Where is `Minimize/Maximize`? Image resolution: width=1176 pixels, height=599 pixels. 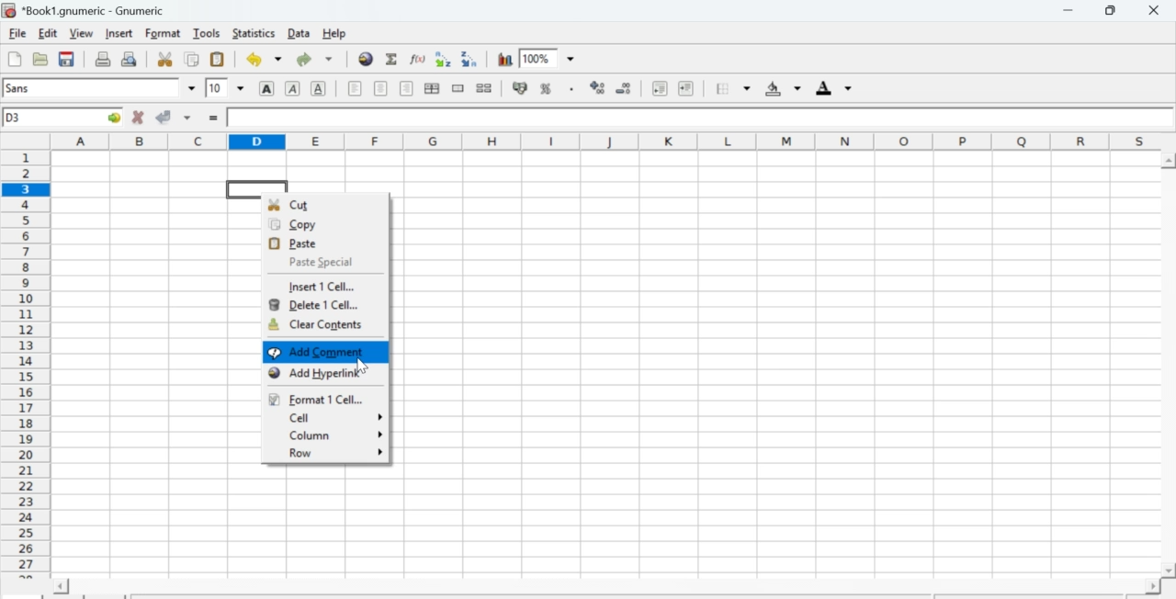
Minimize/Maximize is located at coordinates (1112, 11).